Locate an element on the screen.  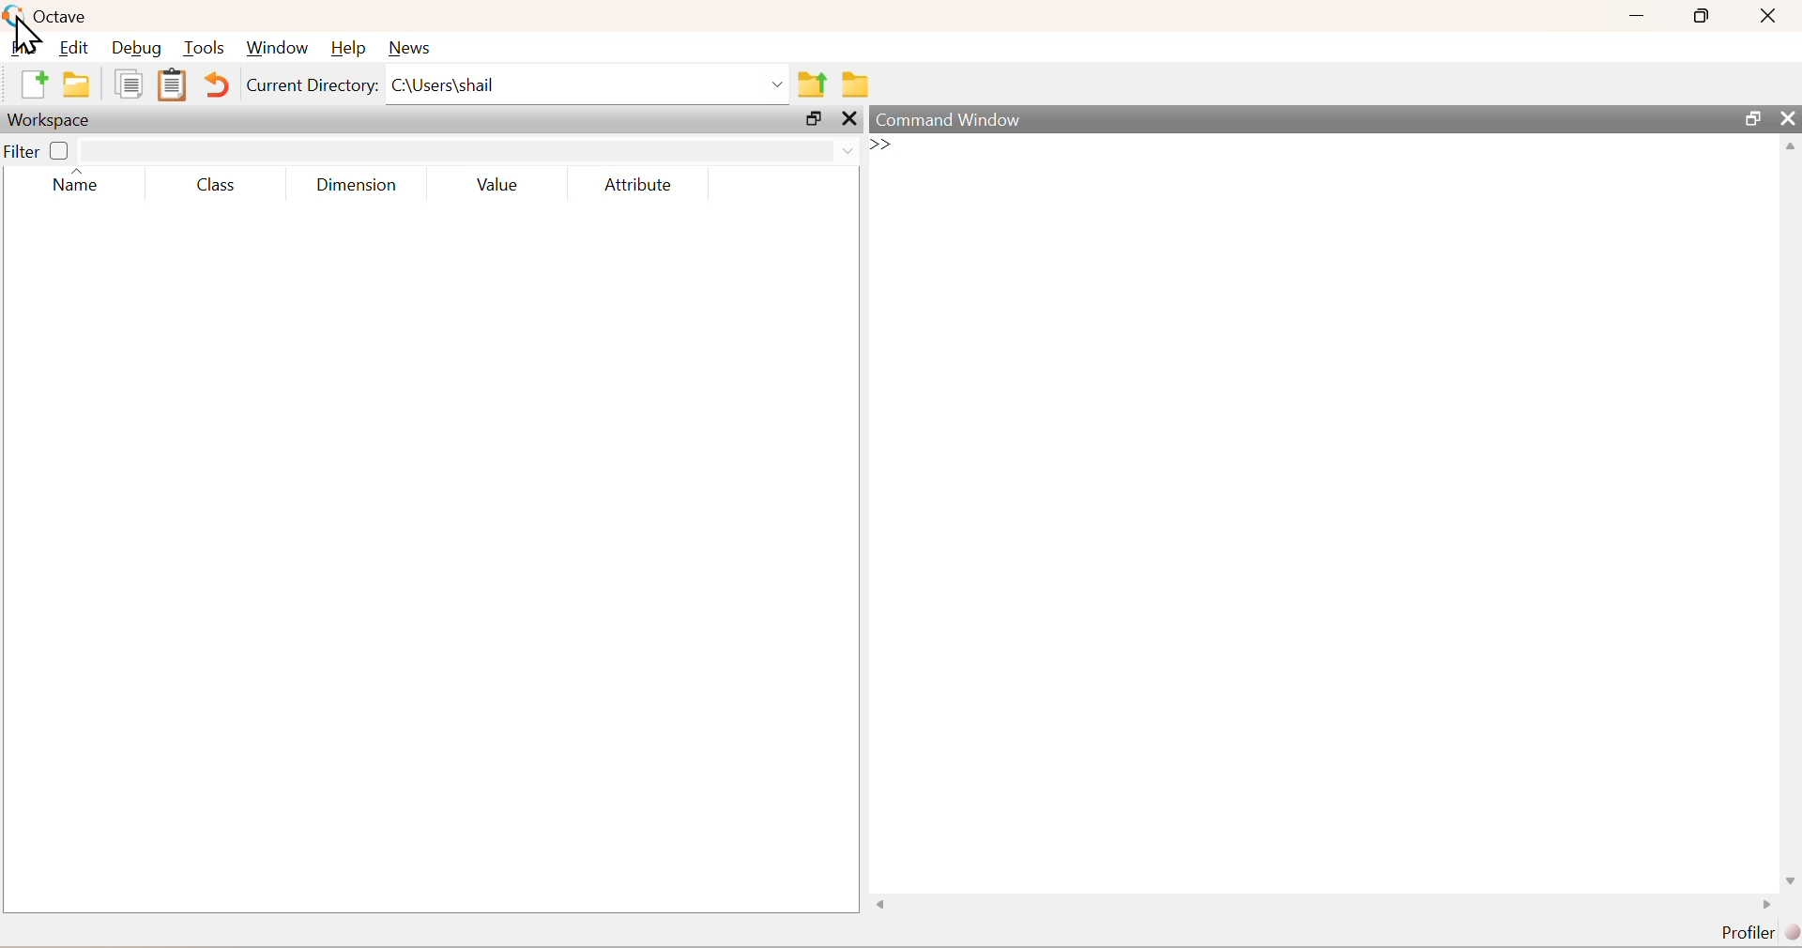
Attribute is located at coordinates (639, 184).